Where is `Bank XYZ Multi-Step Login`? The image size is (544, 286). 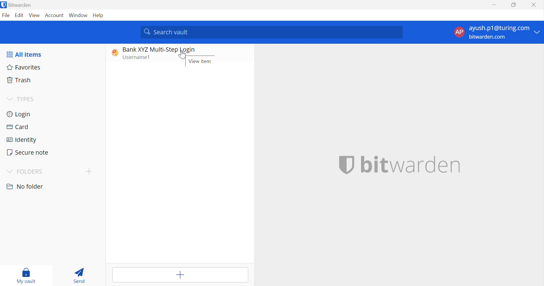 Bank XYZ Multi-Step Login is located at coordinates (159, 50).